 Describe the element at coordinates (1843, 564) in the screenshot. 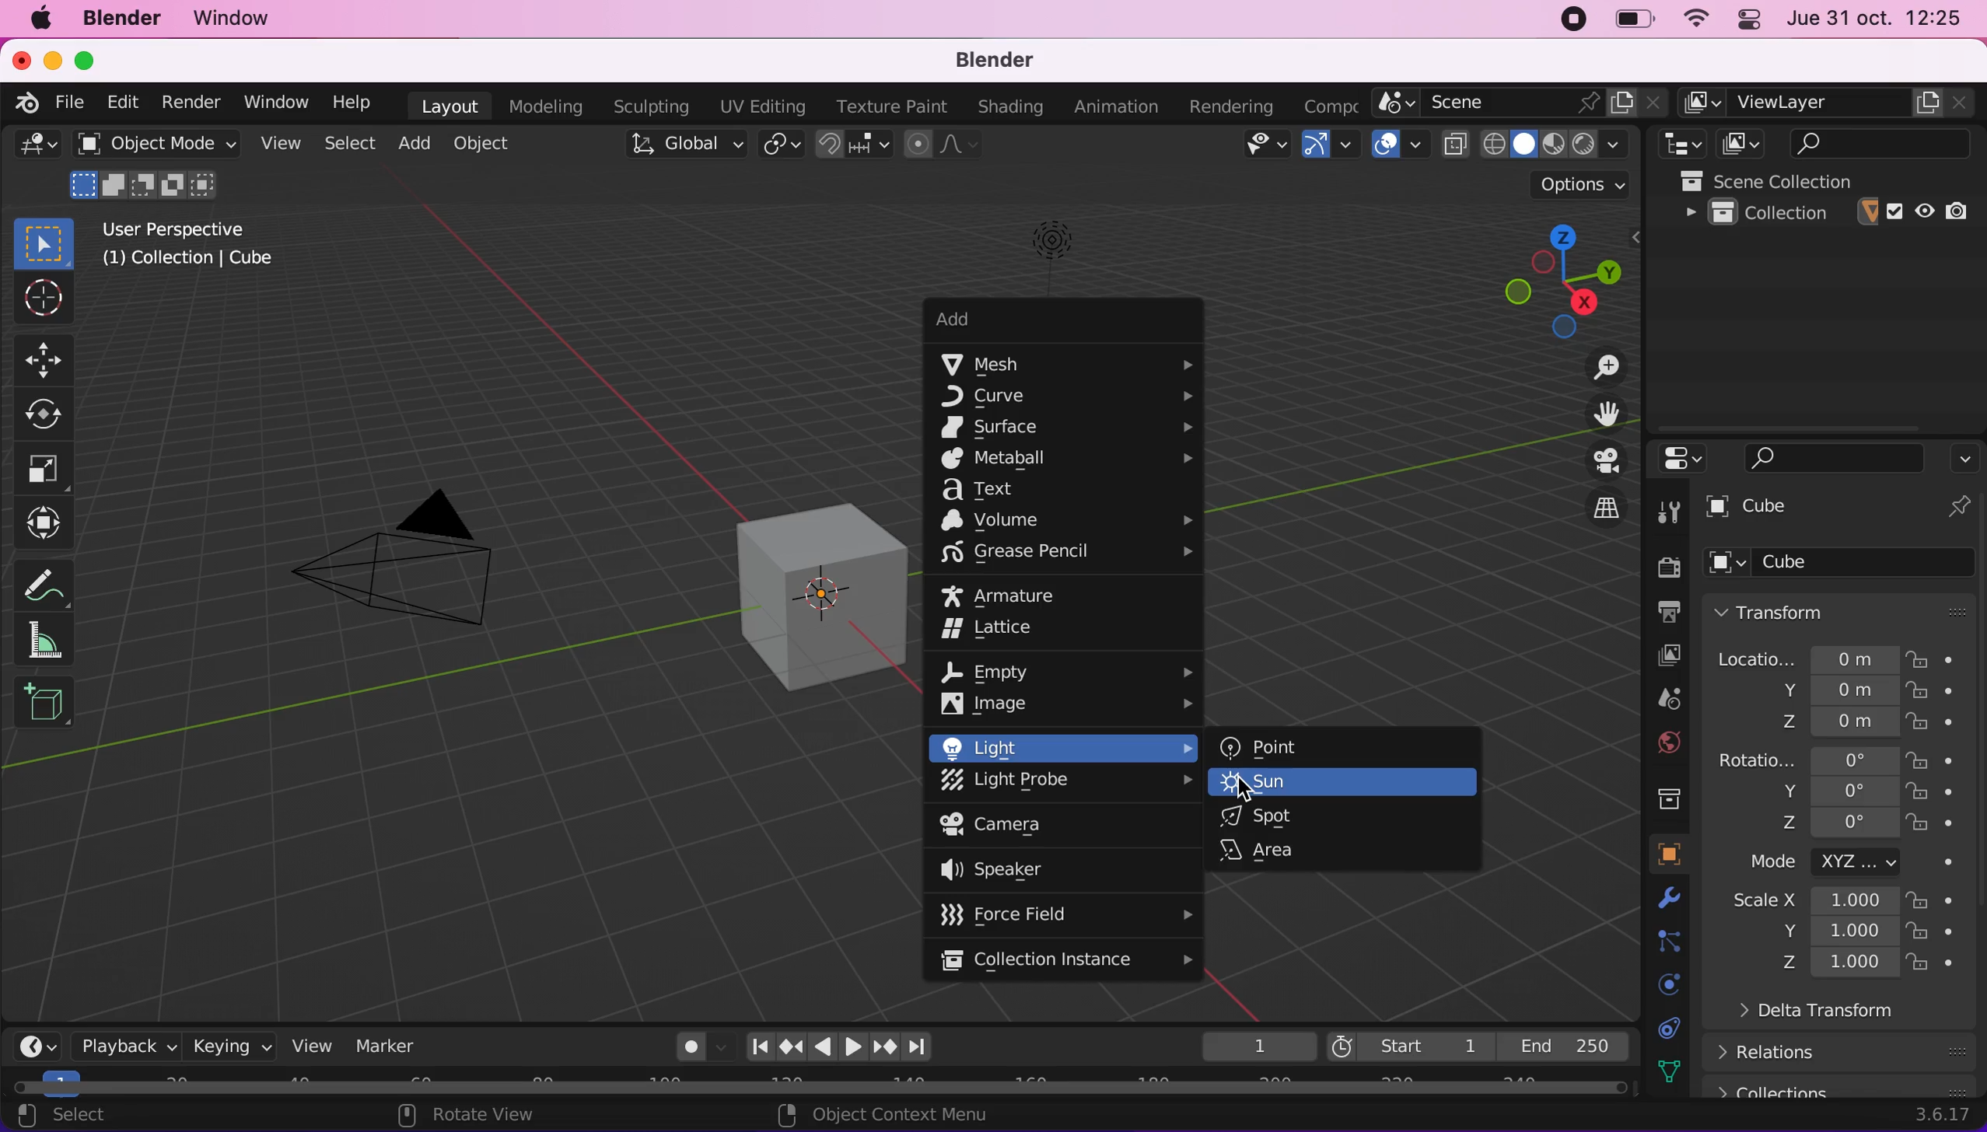

I see `cube` at that location.